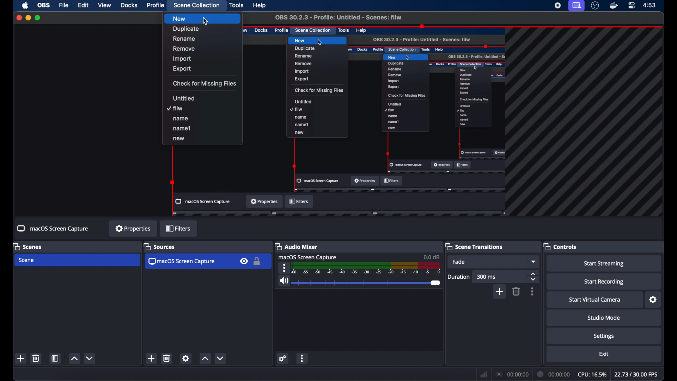  What do you see at coordinates (500, 292) in the screenshot?
I see `add scene transition` at bounding box center [500, 292].